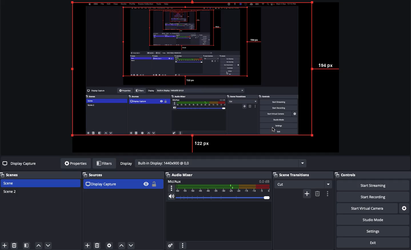  I want to click on Scene transitions, so click(302, 180).